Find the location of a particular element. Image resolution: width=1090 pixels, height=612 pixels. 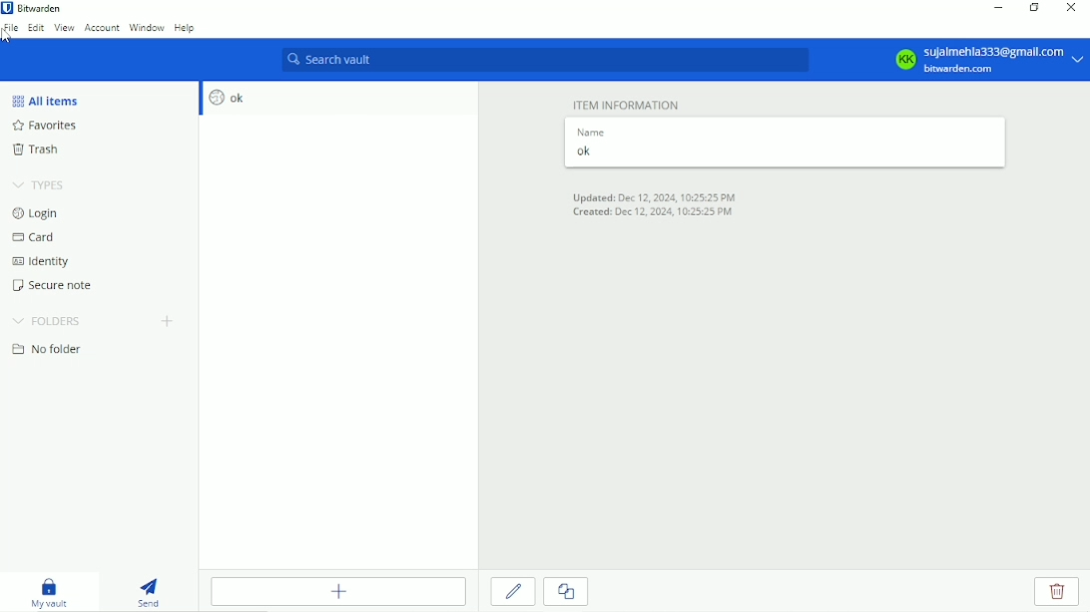

Edit is located at coordinates (514, 591).